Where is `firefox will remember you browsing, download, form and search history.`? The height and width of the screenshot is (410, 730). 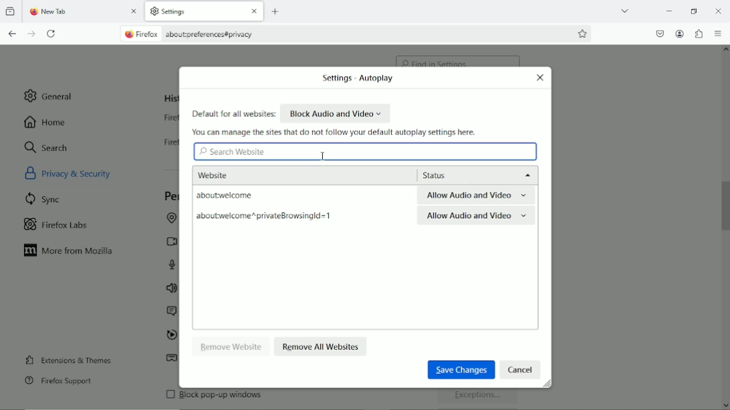 firefox will remember you browsing, download, form and search history. is located at coordinates (165, 146).